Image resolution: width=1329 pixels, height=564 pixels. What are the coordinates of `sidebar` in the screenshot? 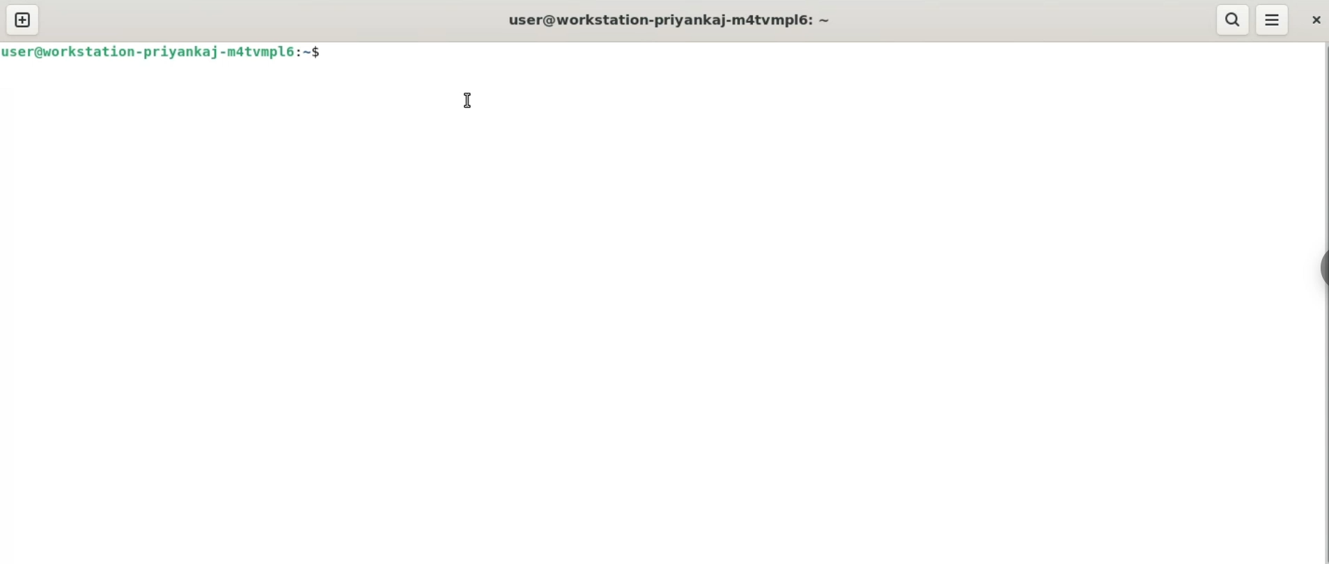 It's located at (1322, 269).